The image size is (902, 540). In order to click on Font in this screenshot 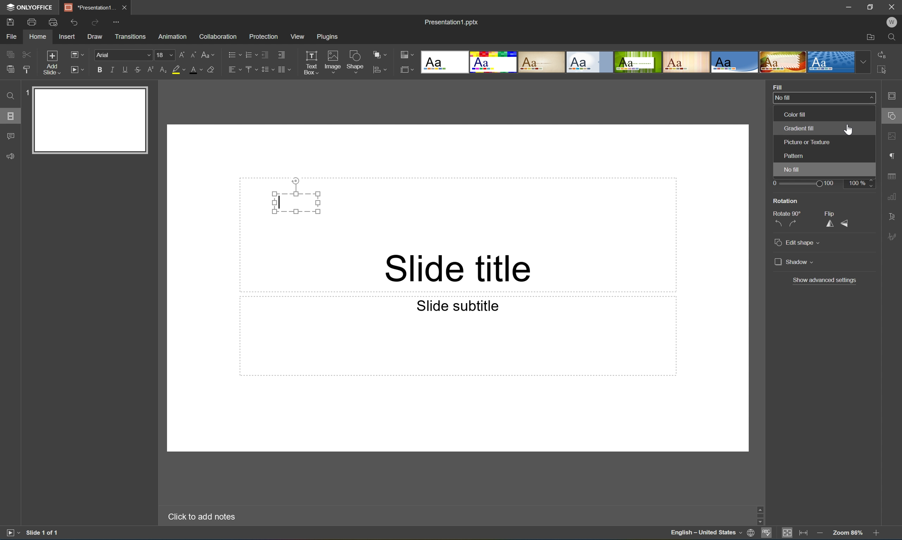, I will do `click(125, 55)`.